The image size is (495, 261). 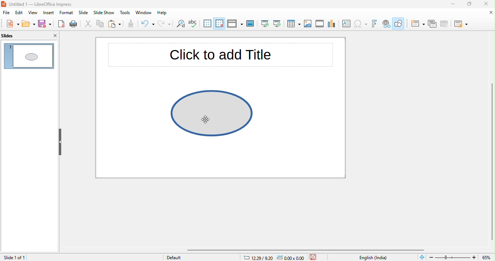 I want to click on hyperlink, so click(x=386, y=24).